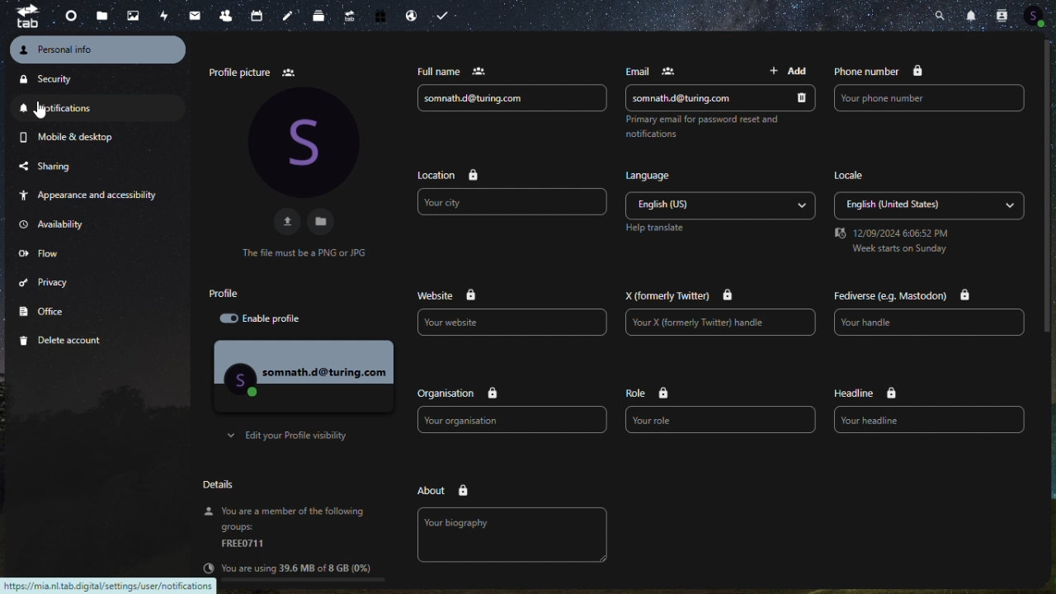  I want to click on note, so click(290, 14).